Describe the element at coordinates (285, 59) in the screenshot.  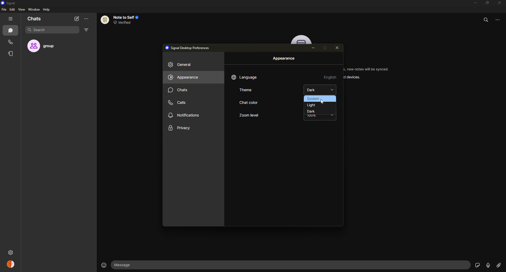
I see `appearance` at that location.